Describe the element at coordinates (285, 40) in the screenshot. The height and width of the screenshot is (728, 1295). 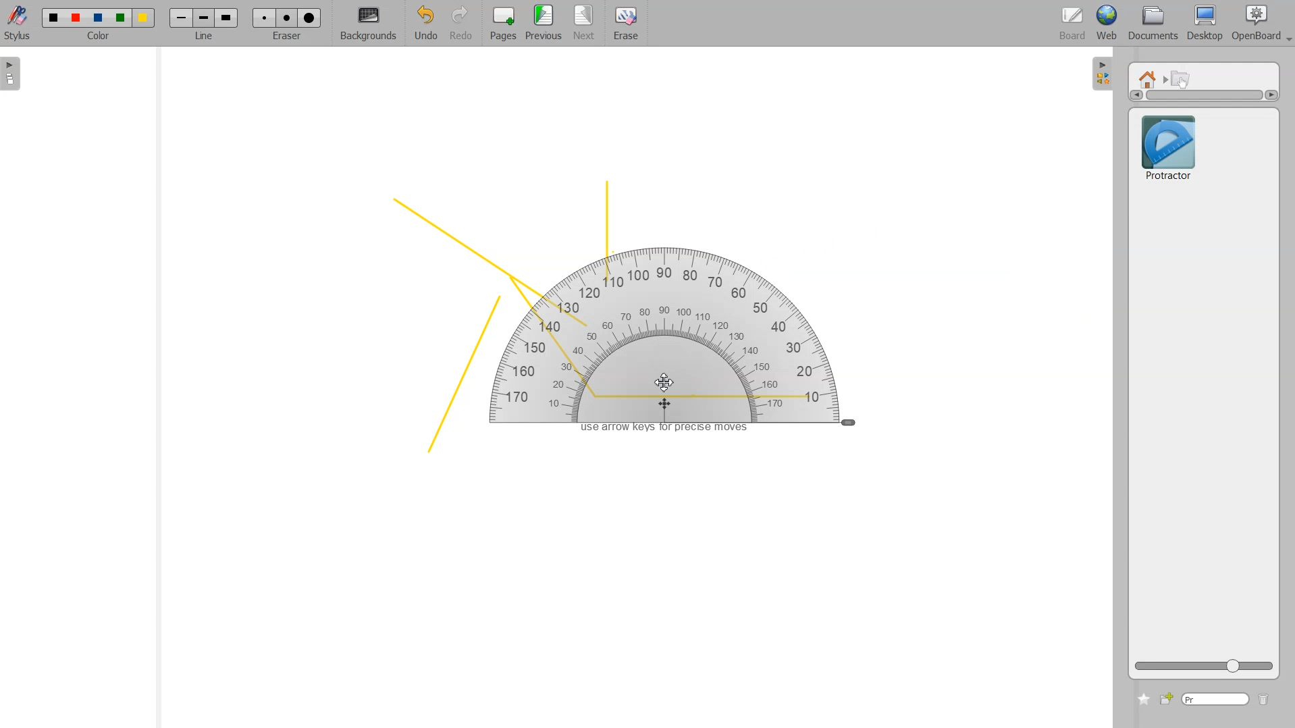
I see `eraser` at that location.